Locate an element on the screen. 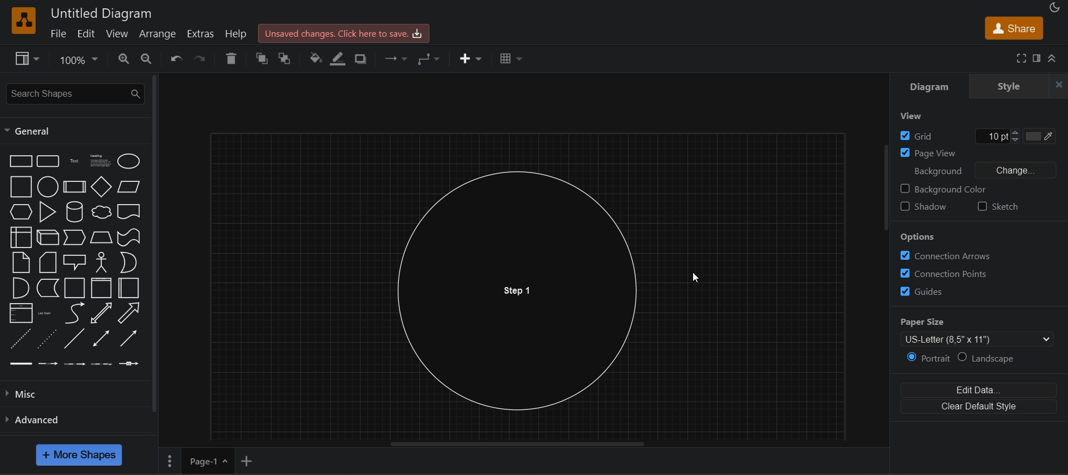  10 pt is located at coordinates (1018, 136).